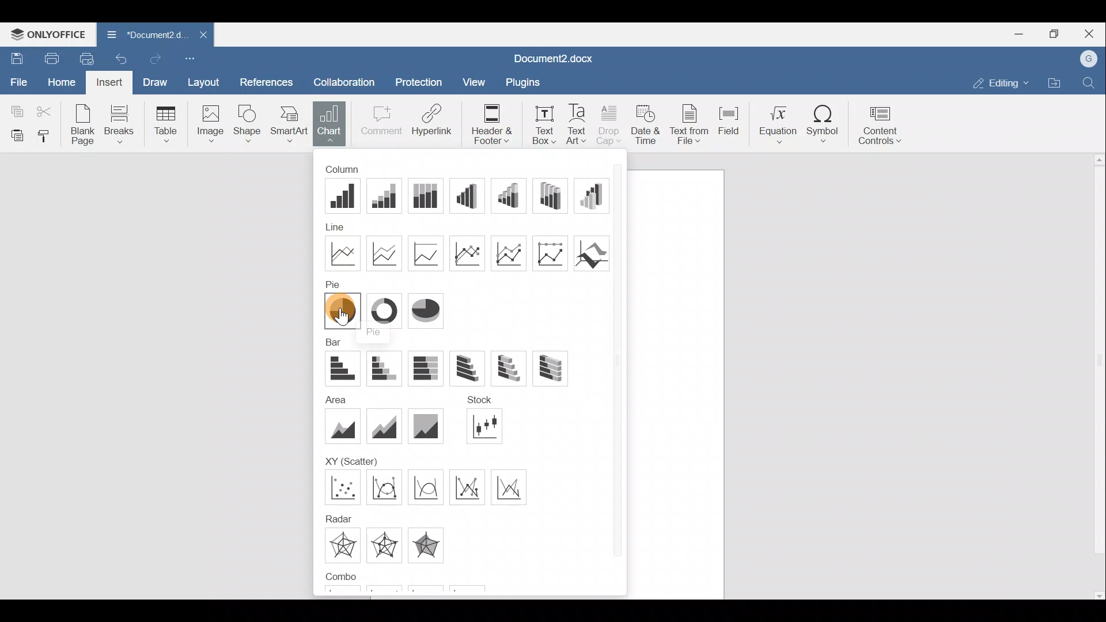 The image size is (1106, 622). What do you see at coordinates (288, 123) in the screenshot?
I see `SmartArt` at bounding box center [288, 123].